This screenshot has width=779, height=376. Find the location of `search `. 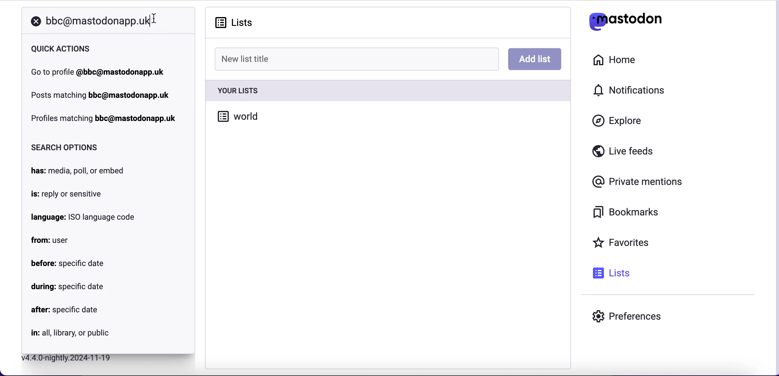

search  is located at coordinates (90, 22).